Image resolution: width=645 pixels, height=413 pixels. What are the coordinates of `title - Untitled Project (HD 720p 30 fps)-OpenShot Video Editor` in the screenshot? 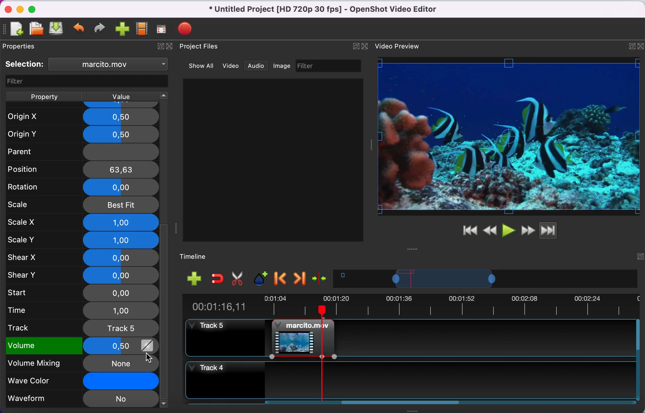 It's located at (332, 10).